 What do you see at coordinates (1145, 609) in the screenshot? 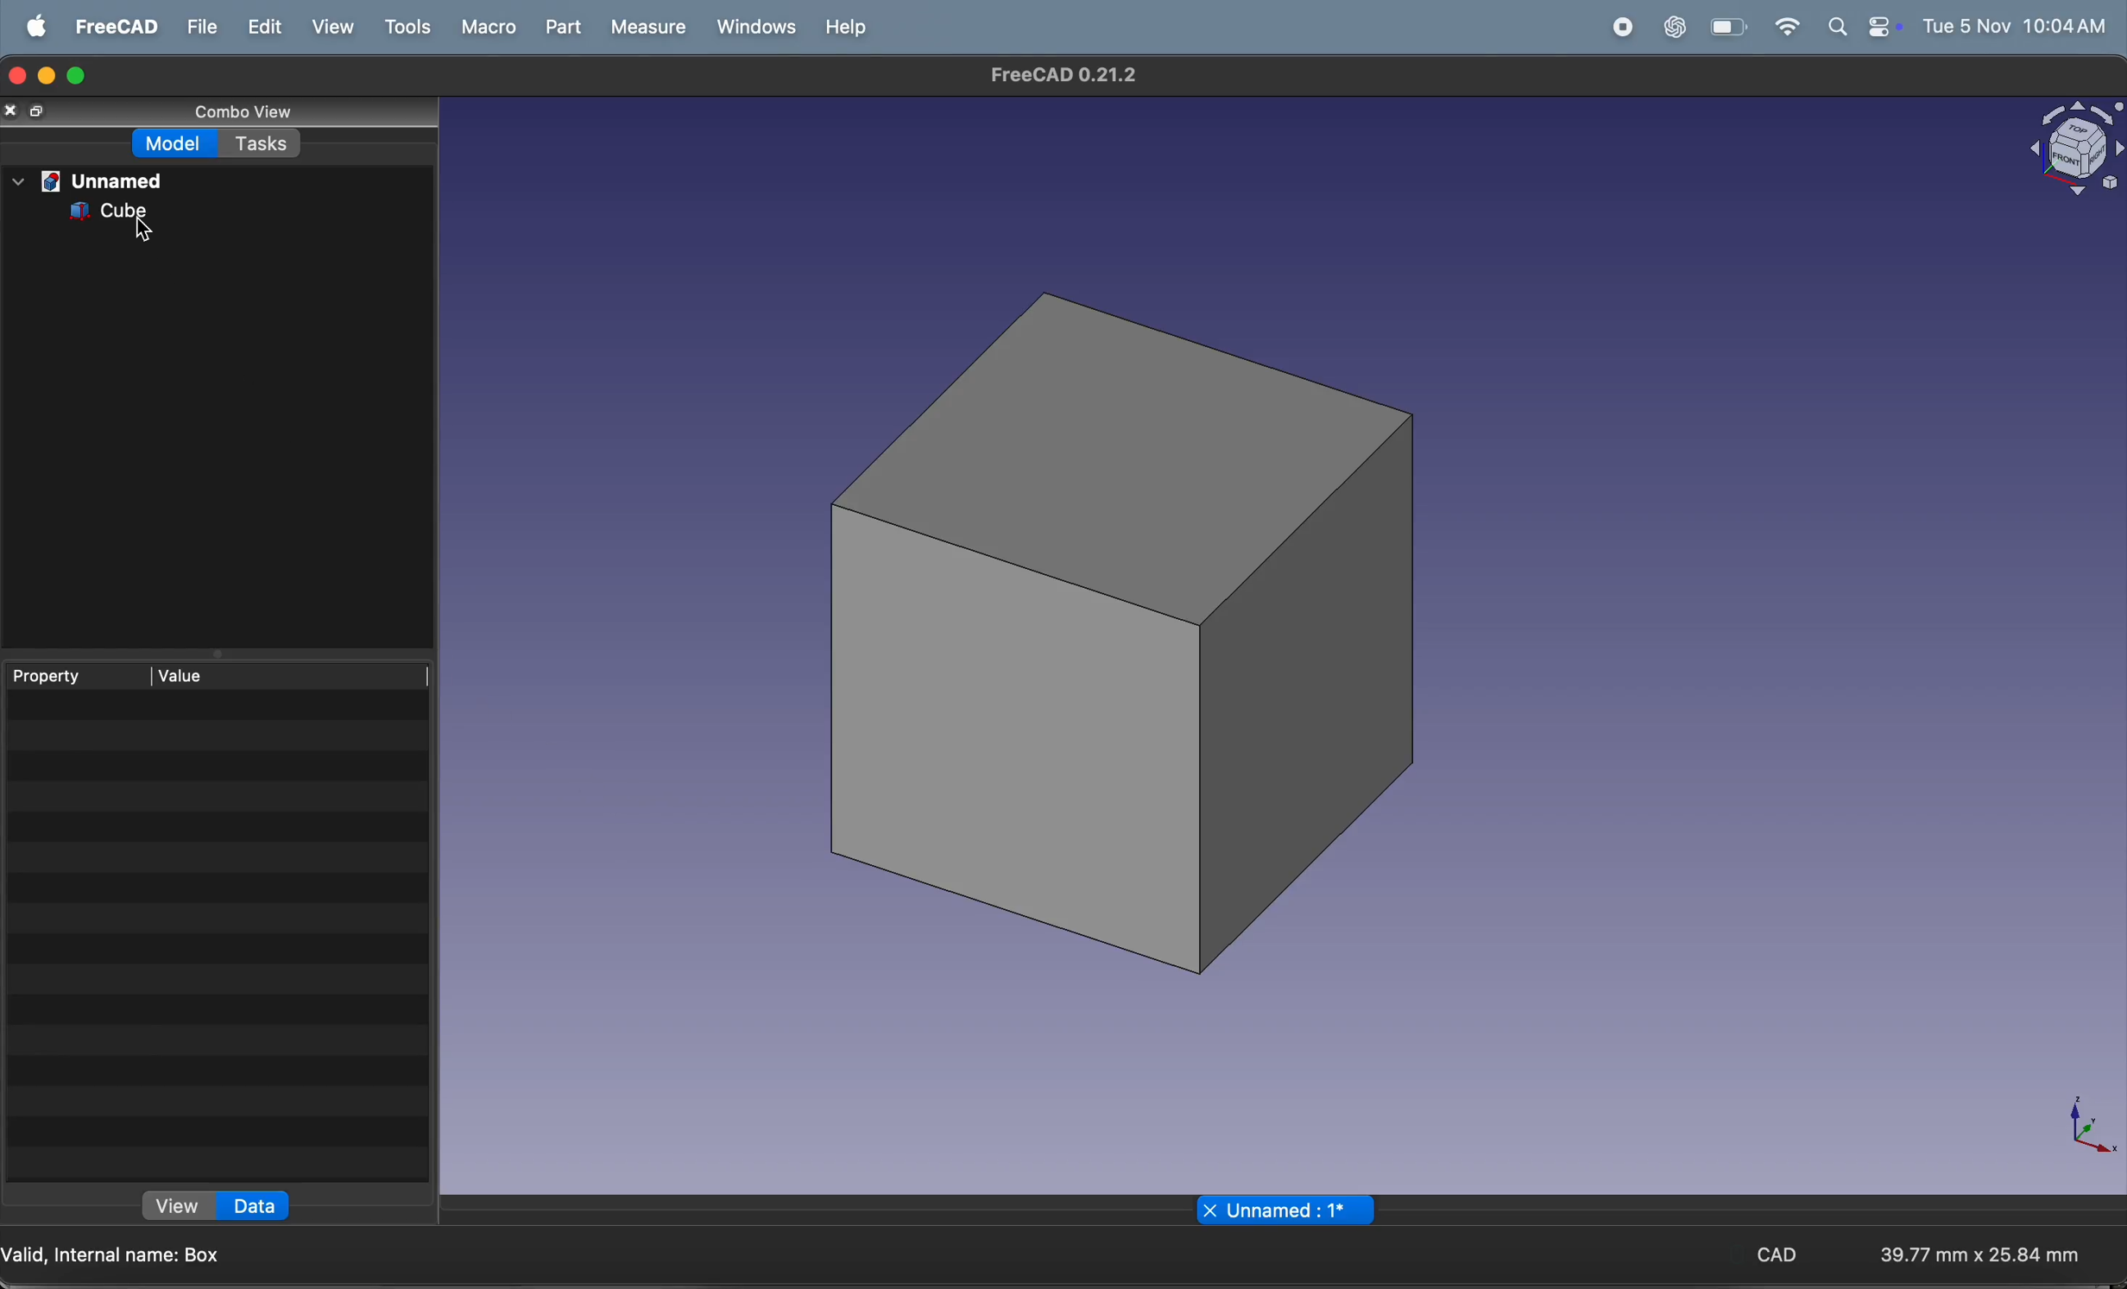
I see `3d cube` at bounding box center [1145, 609].